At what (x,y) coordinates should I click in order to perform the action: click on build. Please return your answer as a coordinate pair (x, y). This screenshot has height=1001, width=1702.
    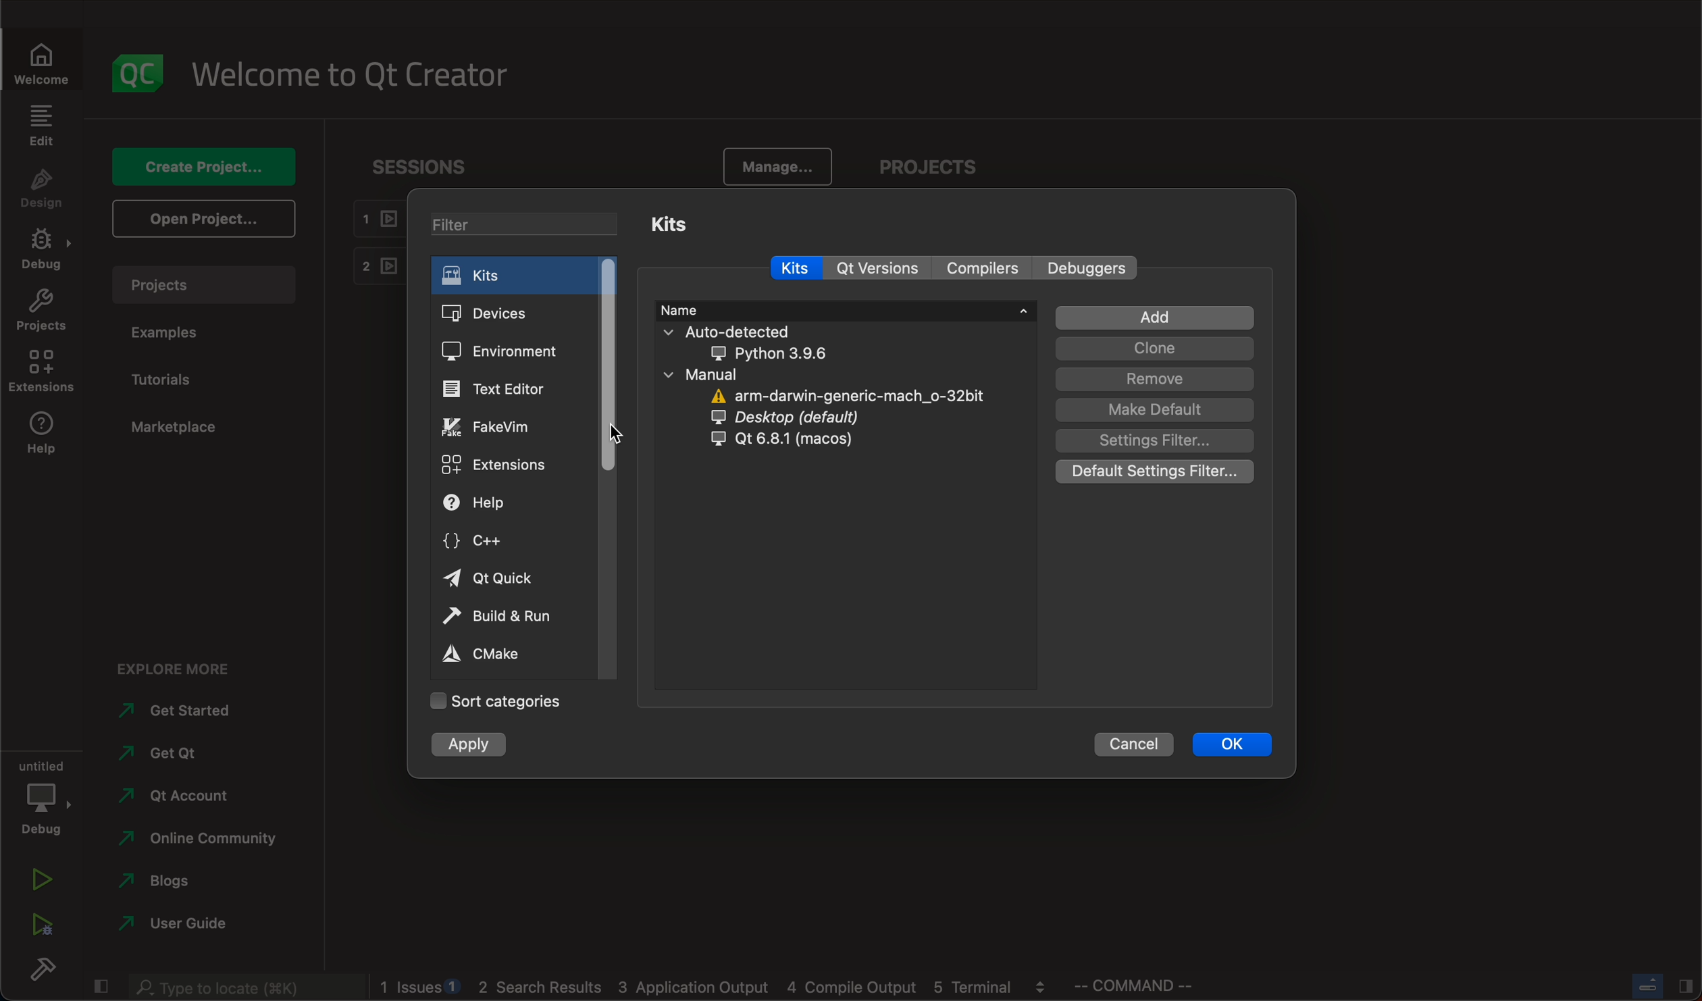
    Looking at the image, I should click on (48, 973).